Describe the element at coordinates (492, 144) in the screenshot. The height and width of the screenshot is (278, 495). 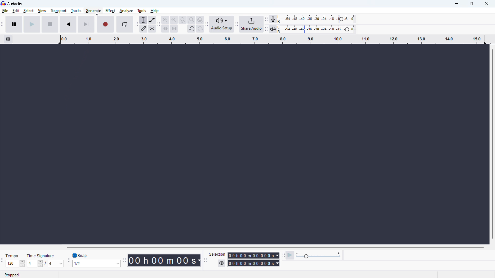
I see `vertical scrollbar` at that location.